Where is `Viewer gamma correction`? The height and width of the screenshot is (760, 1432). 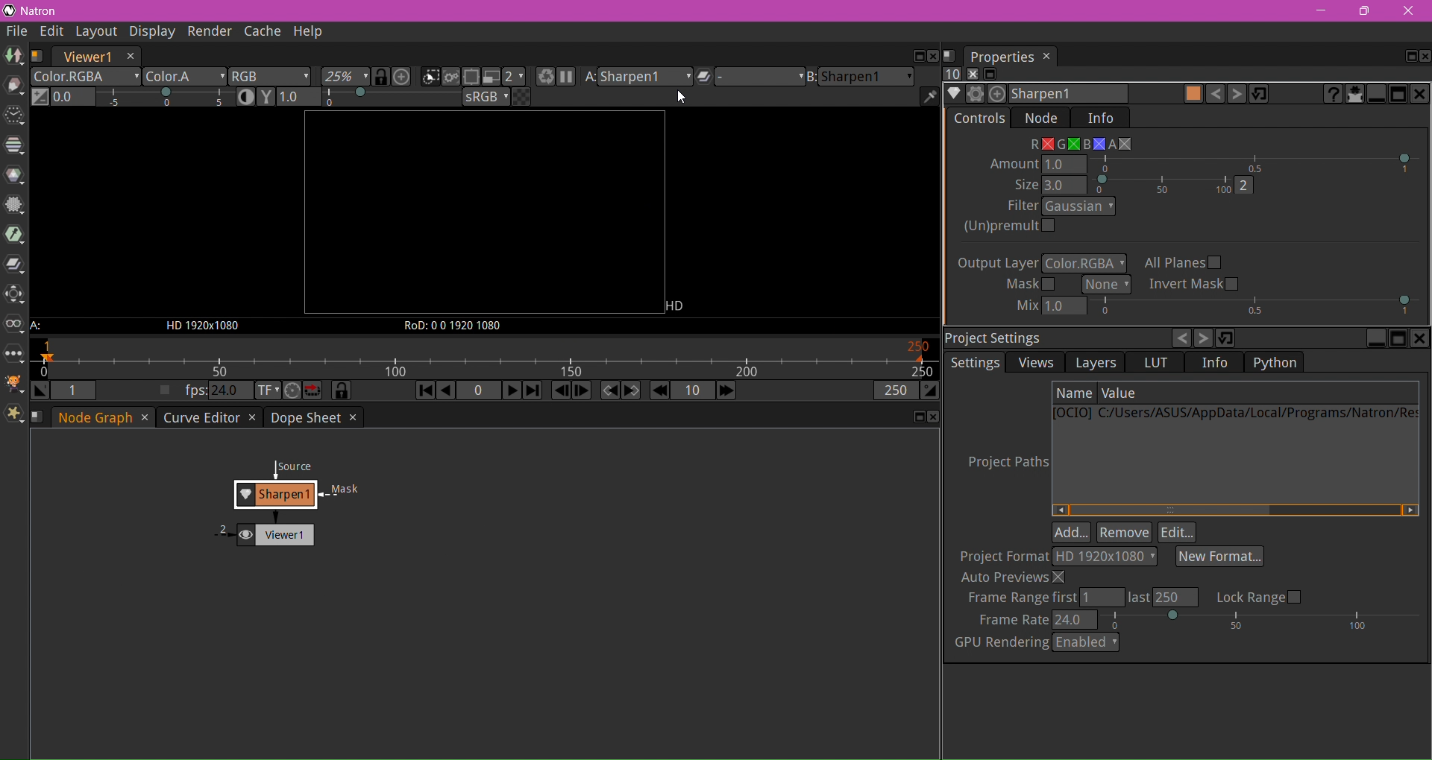
Viewer gamma correction is located at coordinates (266, 97).